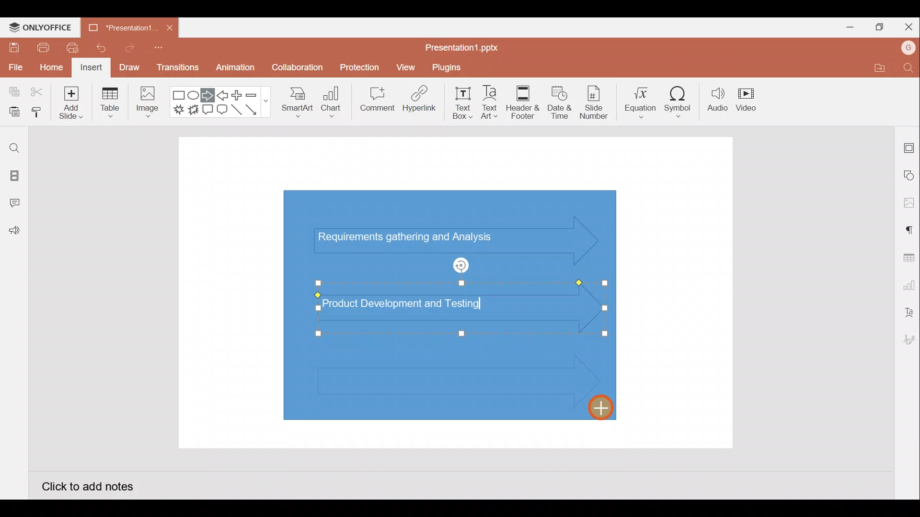 The width and height of the screenshot is (920, 517). Describe the element at coordinates (411, 303) in the screenshot. I see `Text (Product Development and Testing) on 2nd inserted arrow` at that location.